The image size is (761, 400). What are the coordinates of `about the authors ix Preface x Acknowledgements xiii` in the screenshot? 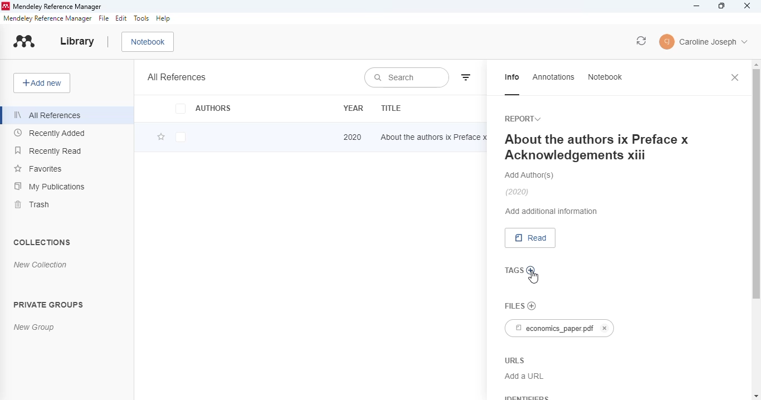 It's located at (436, 136).